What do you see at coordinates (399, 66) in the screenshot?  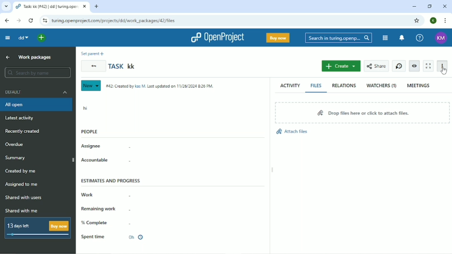 I see `Start new timer` at bounding box center [399, 66].